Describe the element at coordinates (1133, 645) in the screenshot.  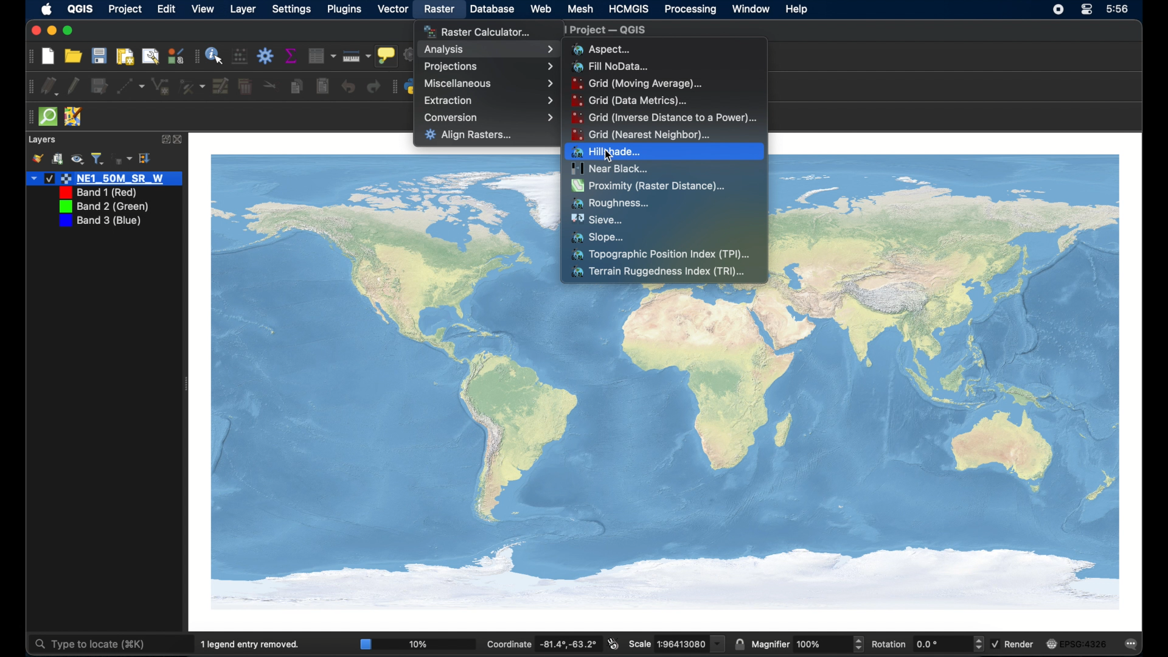
I see `messages` at that location.